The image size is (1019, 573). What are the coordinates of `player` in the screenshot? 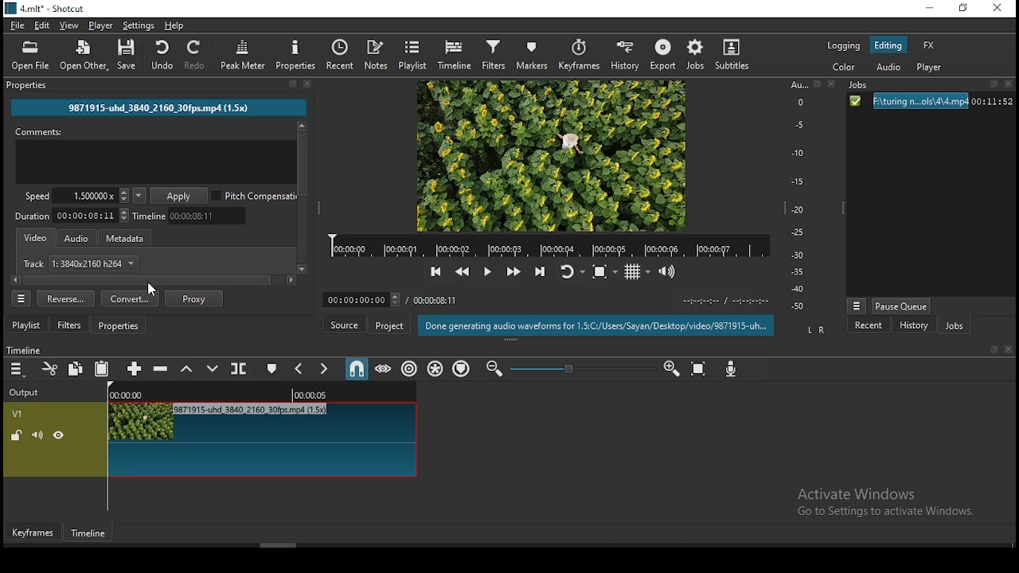 It's located at (100, 25).